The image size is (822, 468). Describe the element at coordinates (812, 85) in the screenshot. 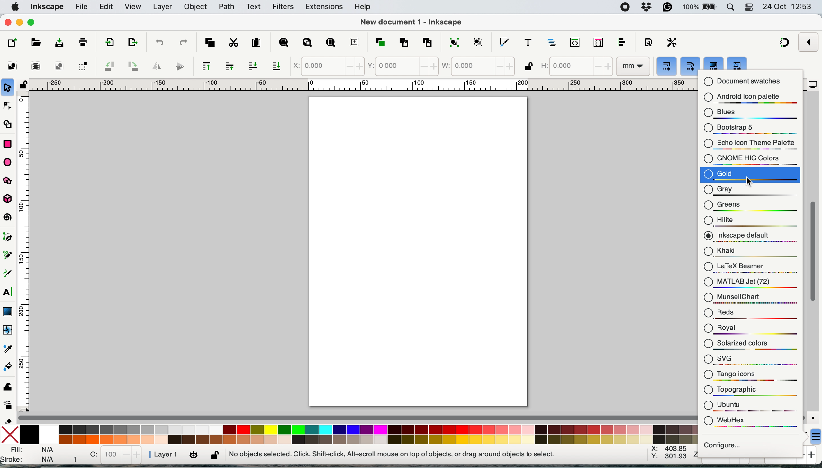

I see `display options` at that location.